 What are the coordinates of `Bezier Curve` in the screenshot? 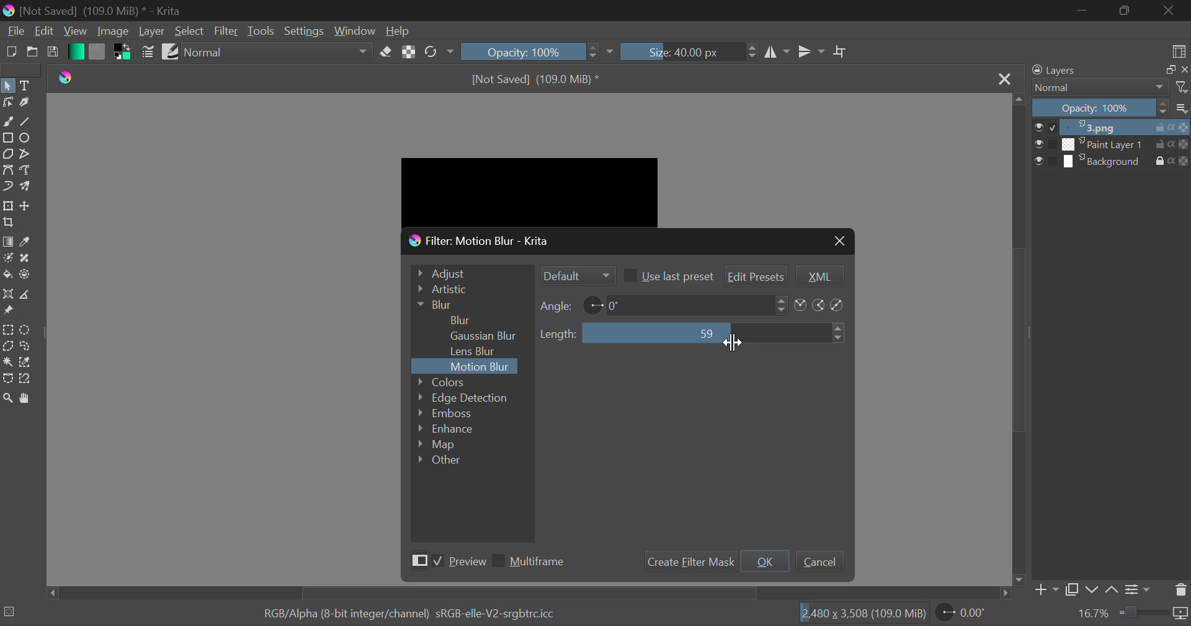 It's located at (7, 169).